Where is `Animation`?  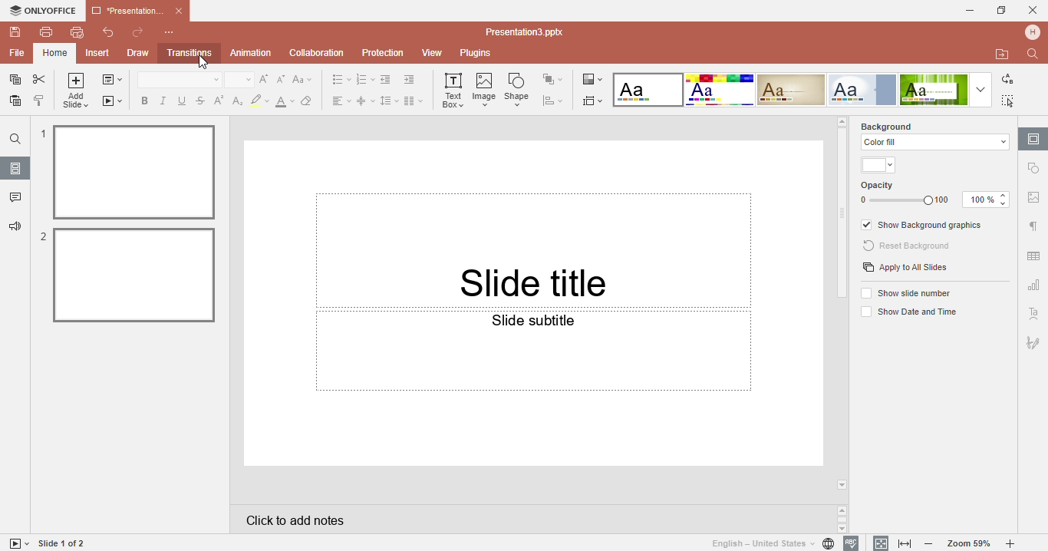 Animation is located at coordinates (251, 52).